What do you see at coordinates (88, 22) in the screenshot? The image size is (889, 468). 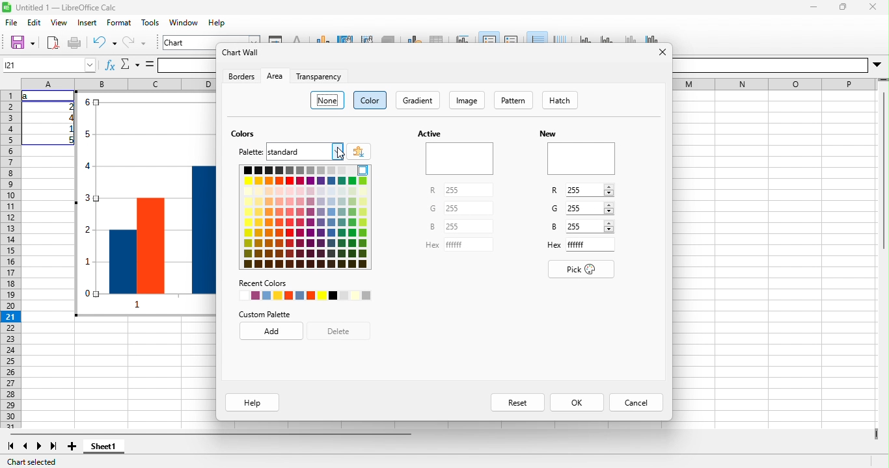 I see `insert` at bounding box center [88, 22].